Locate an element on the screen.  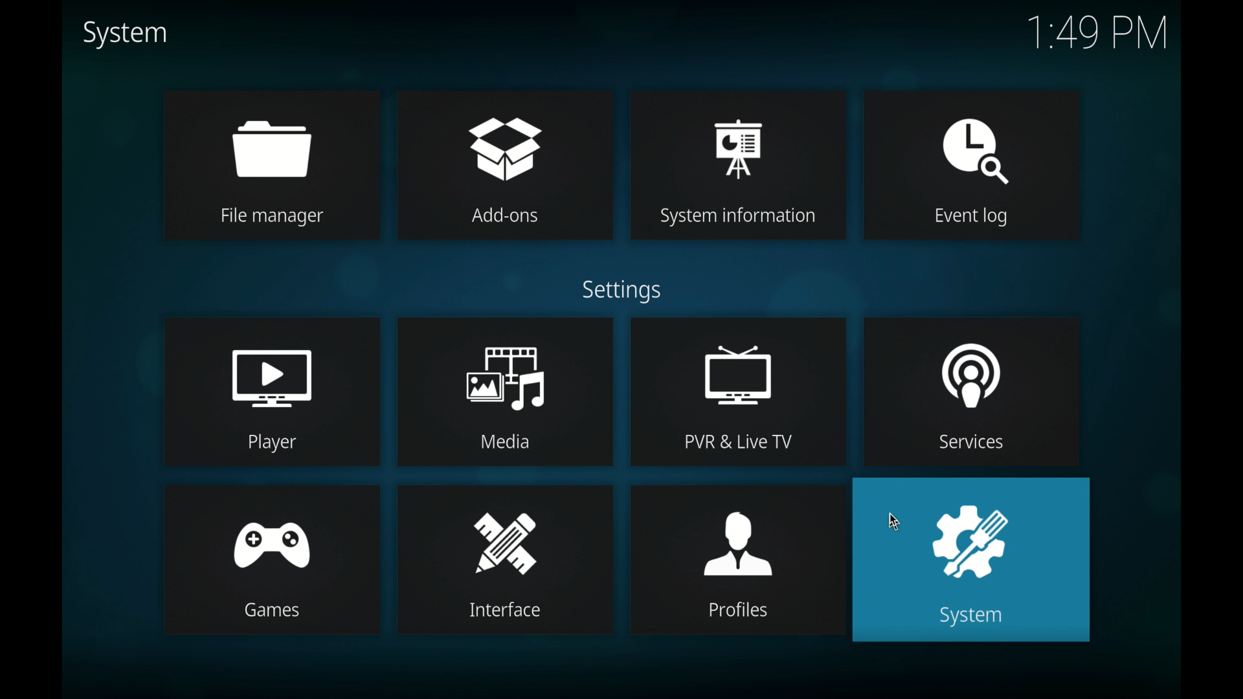
pvr and live tv is located at coordinates (739, 392).